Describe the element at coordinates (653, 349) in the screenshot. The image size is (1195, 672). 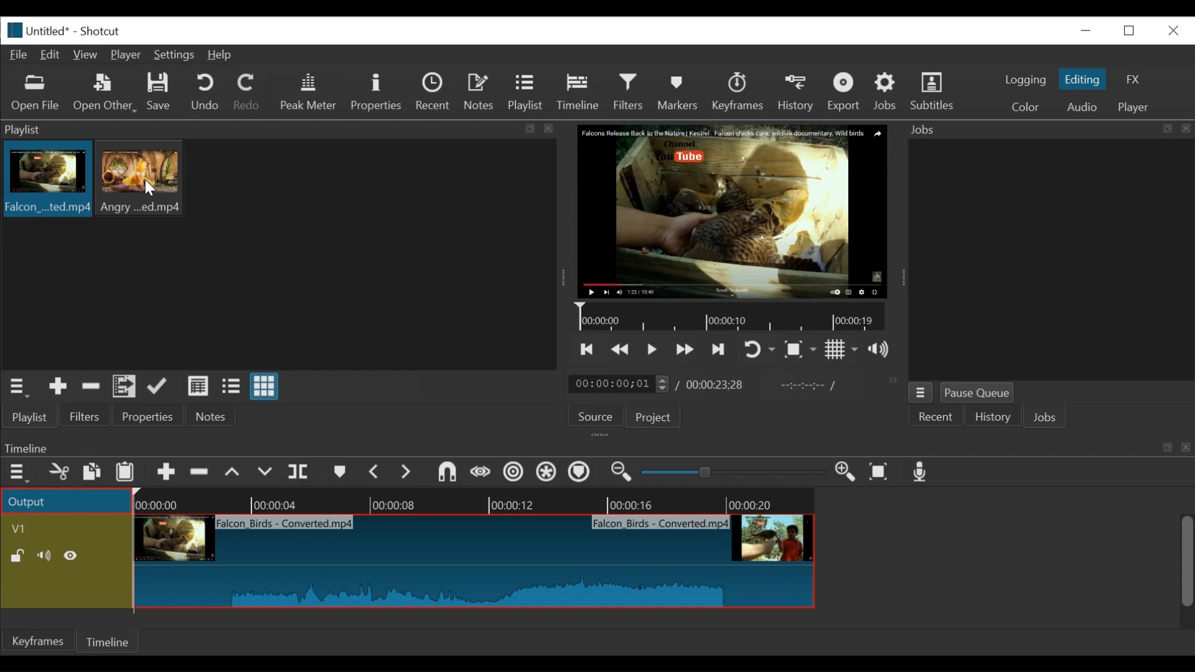
I see `Toggle play or pause` at that location.